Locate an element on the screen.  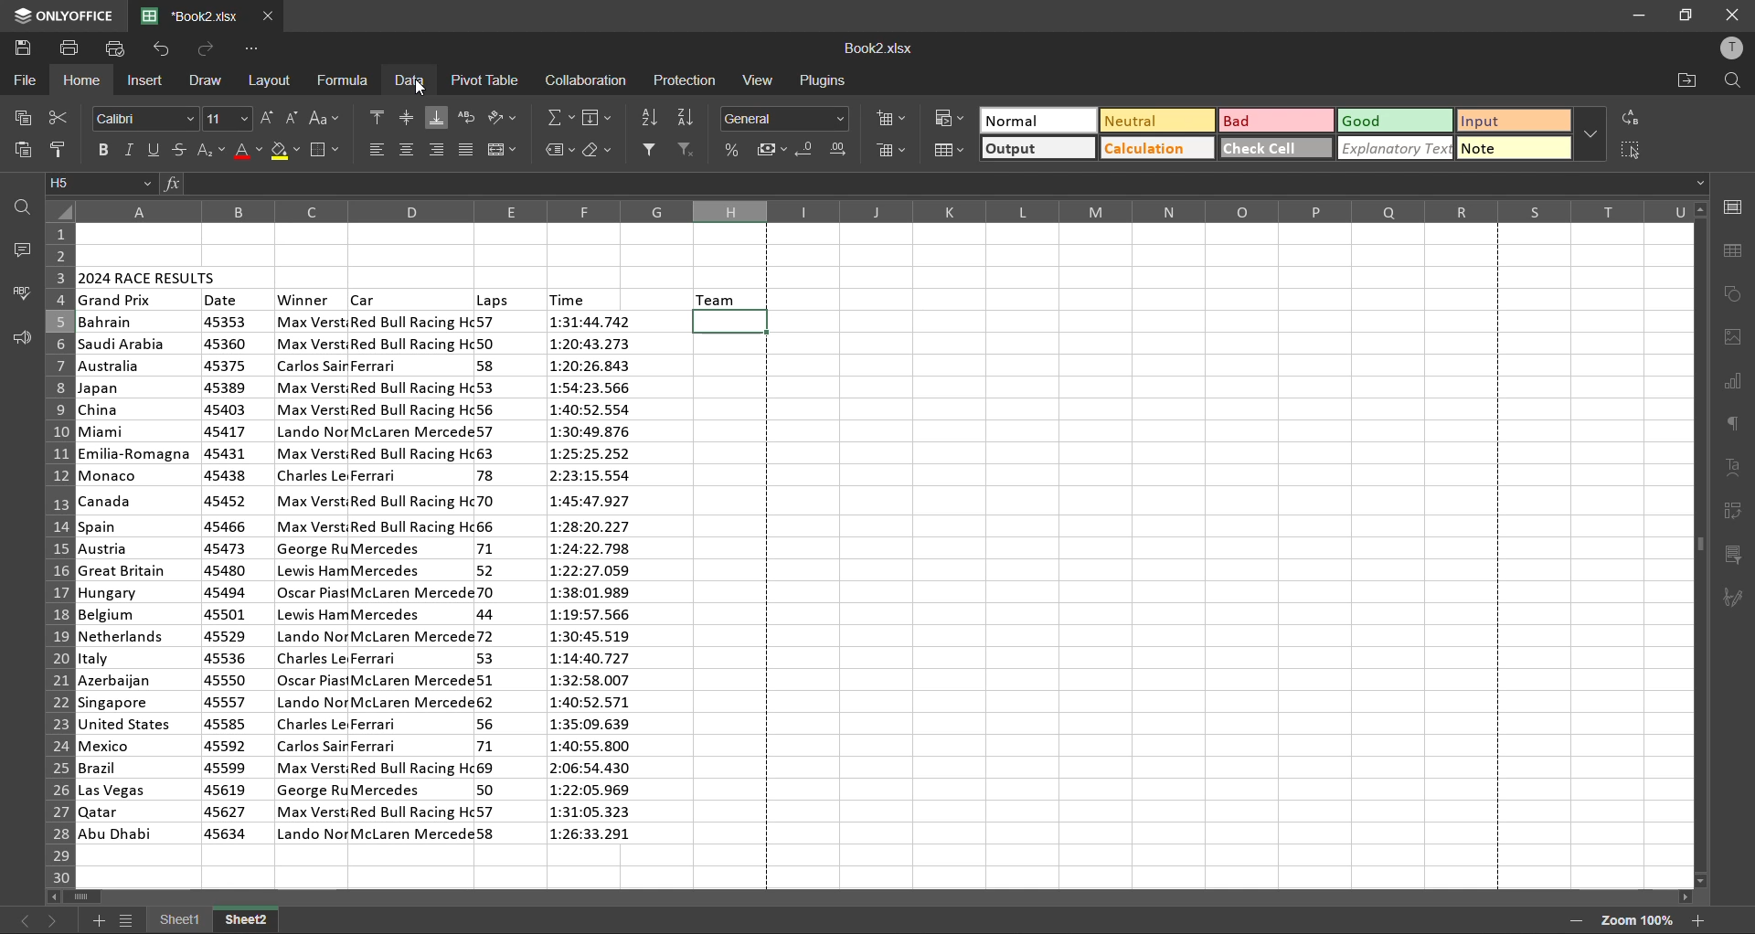
formula bar is located at coordinates (947, 184).